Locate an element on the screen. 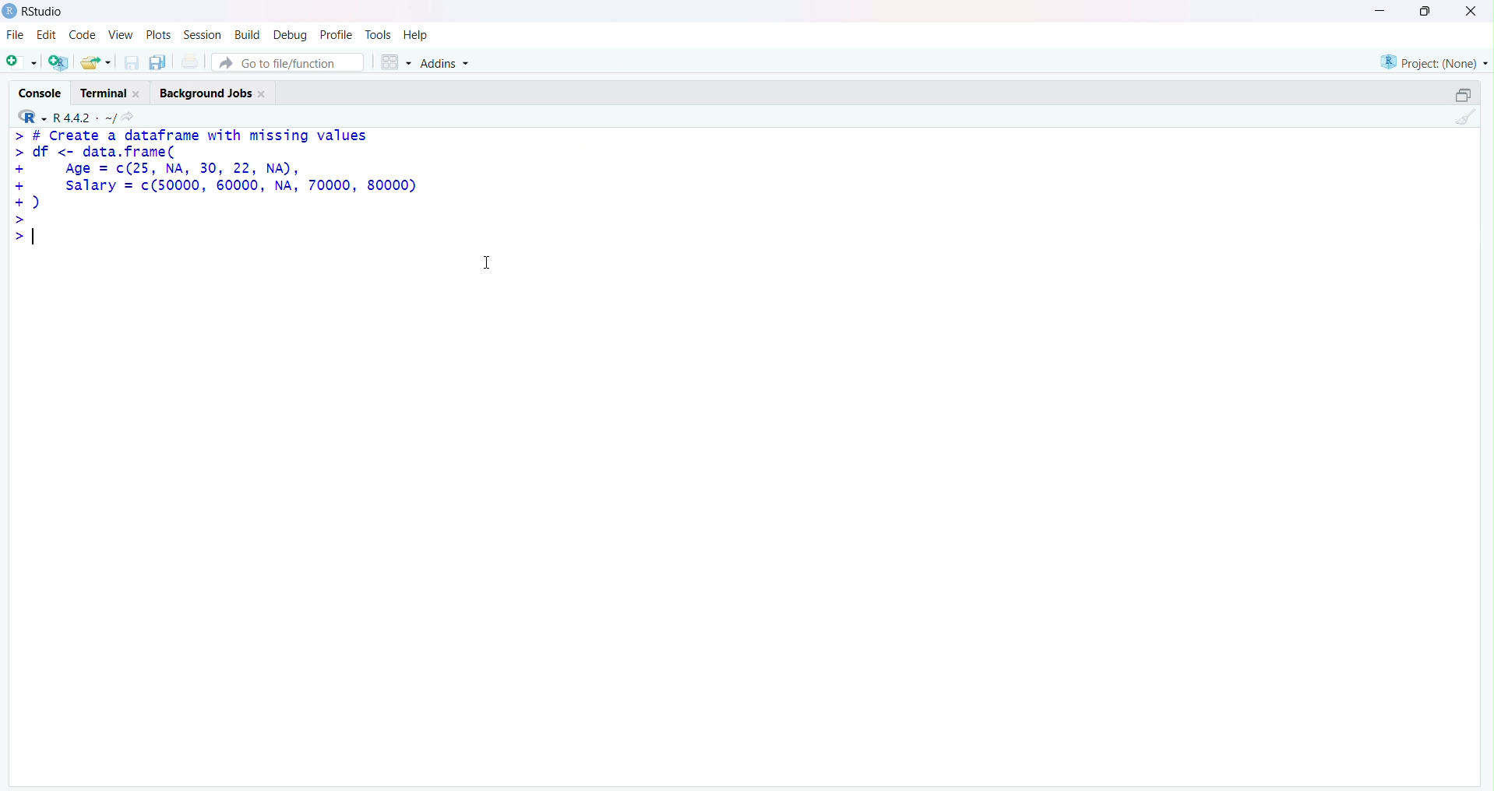  Tools is located at coordinates (379, 35).